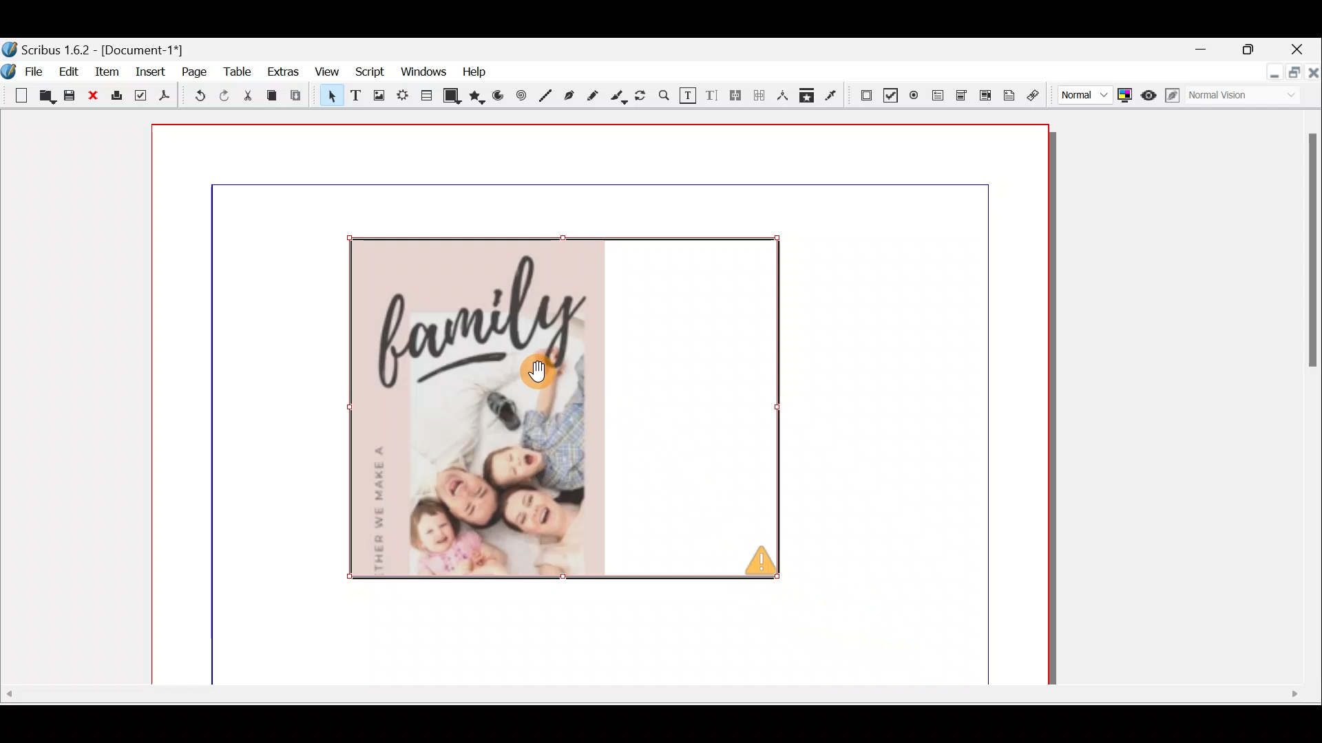  Describe the element at coordinates (737, 94) in the screenshot. I see `Link text frames` at that location.